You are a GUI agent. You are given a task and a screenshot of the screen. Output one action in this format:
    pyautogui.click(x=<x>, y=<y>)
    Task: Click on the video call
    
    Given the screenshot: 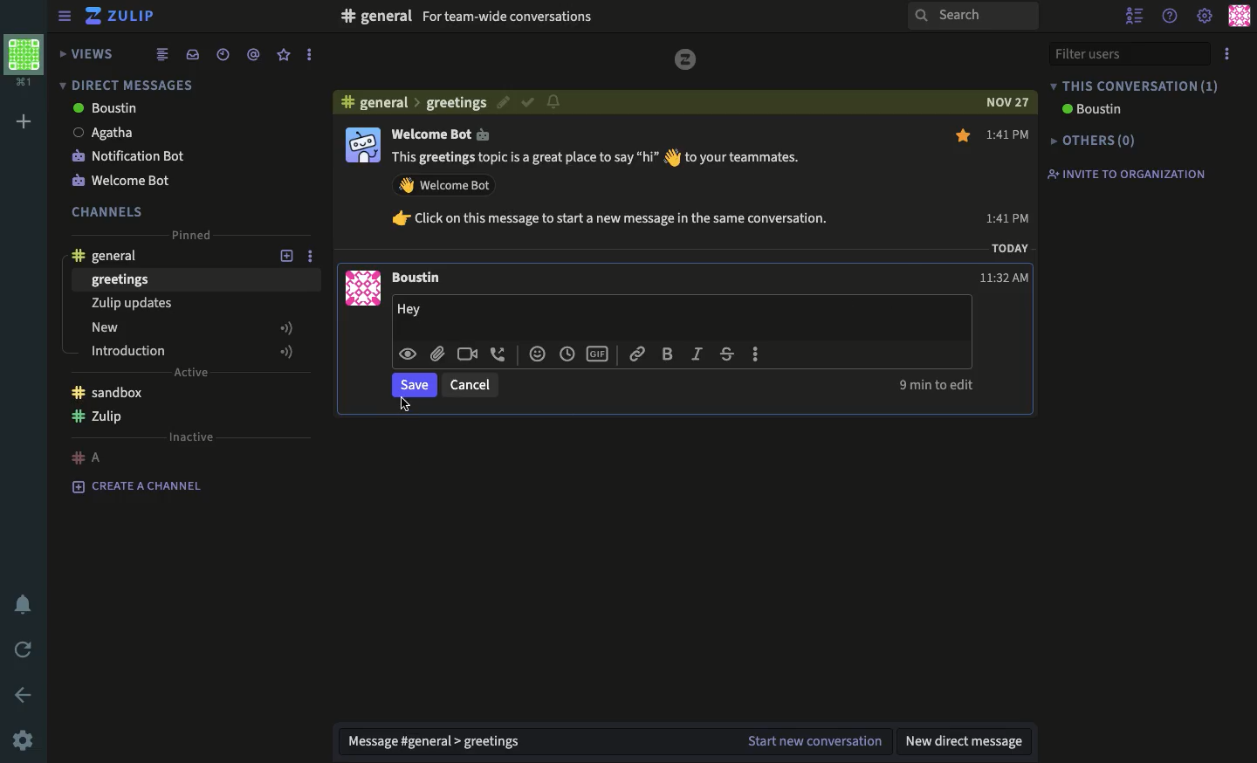 What is the action you would take?
    pyautogui.click(x=467, y=354)
    